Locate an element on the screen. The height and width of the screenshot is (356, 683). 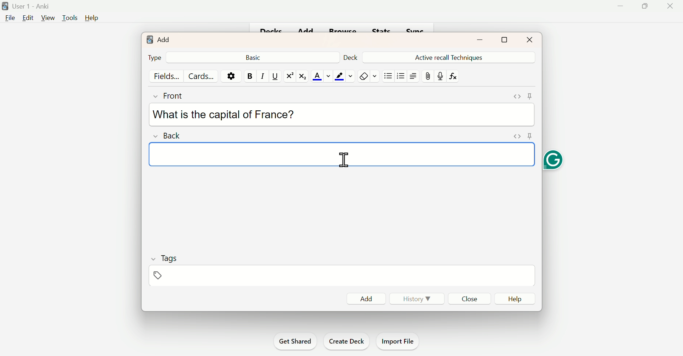
Import File is located at coordinates (399, 341).